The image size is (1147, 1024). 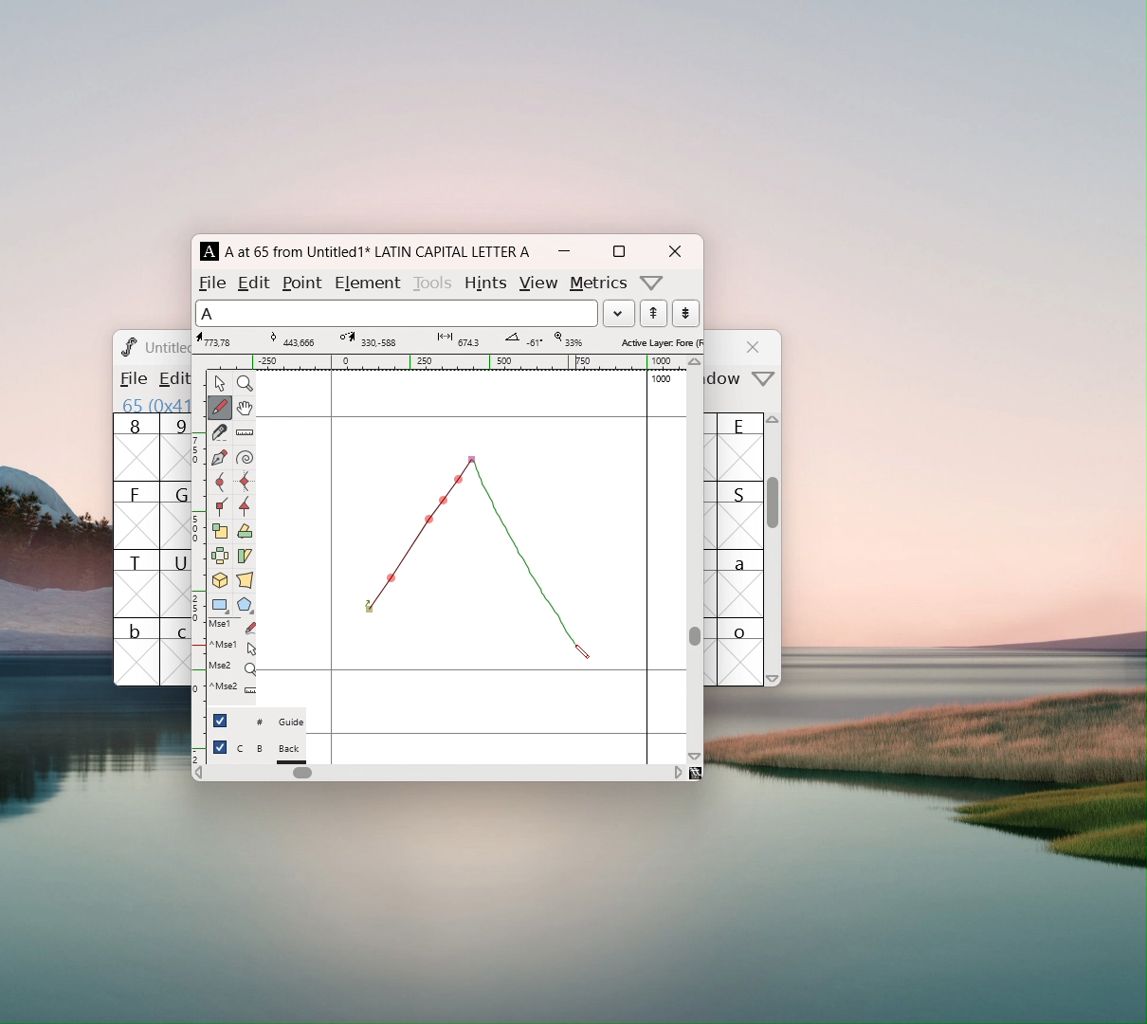 What do you see at coordinates (220, 747) in the screenshot?
I see `checkbox` at bounding box center [220, 747].